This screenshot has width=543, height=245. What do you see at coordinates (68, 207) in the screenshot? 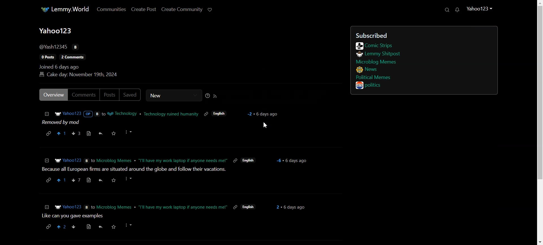
I see `yahoo123` at bounding box center [68, 207].